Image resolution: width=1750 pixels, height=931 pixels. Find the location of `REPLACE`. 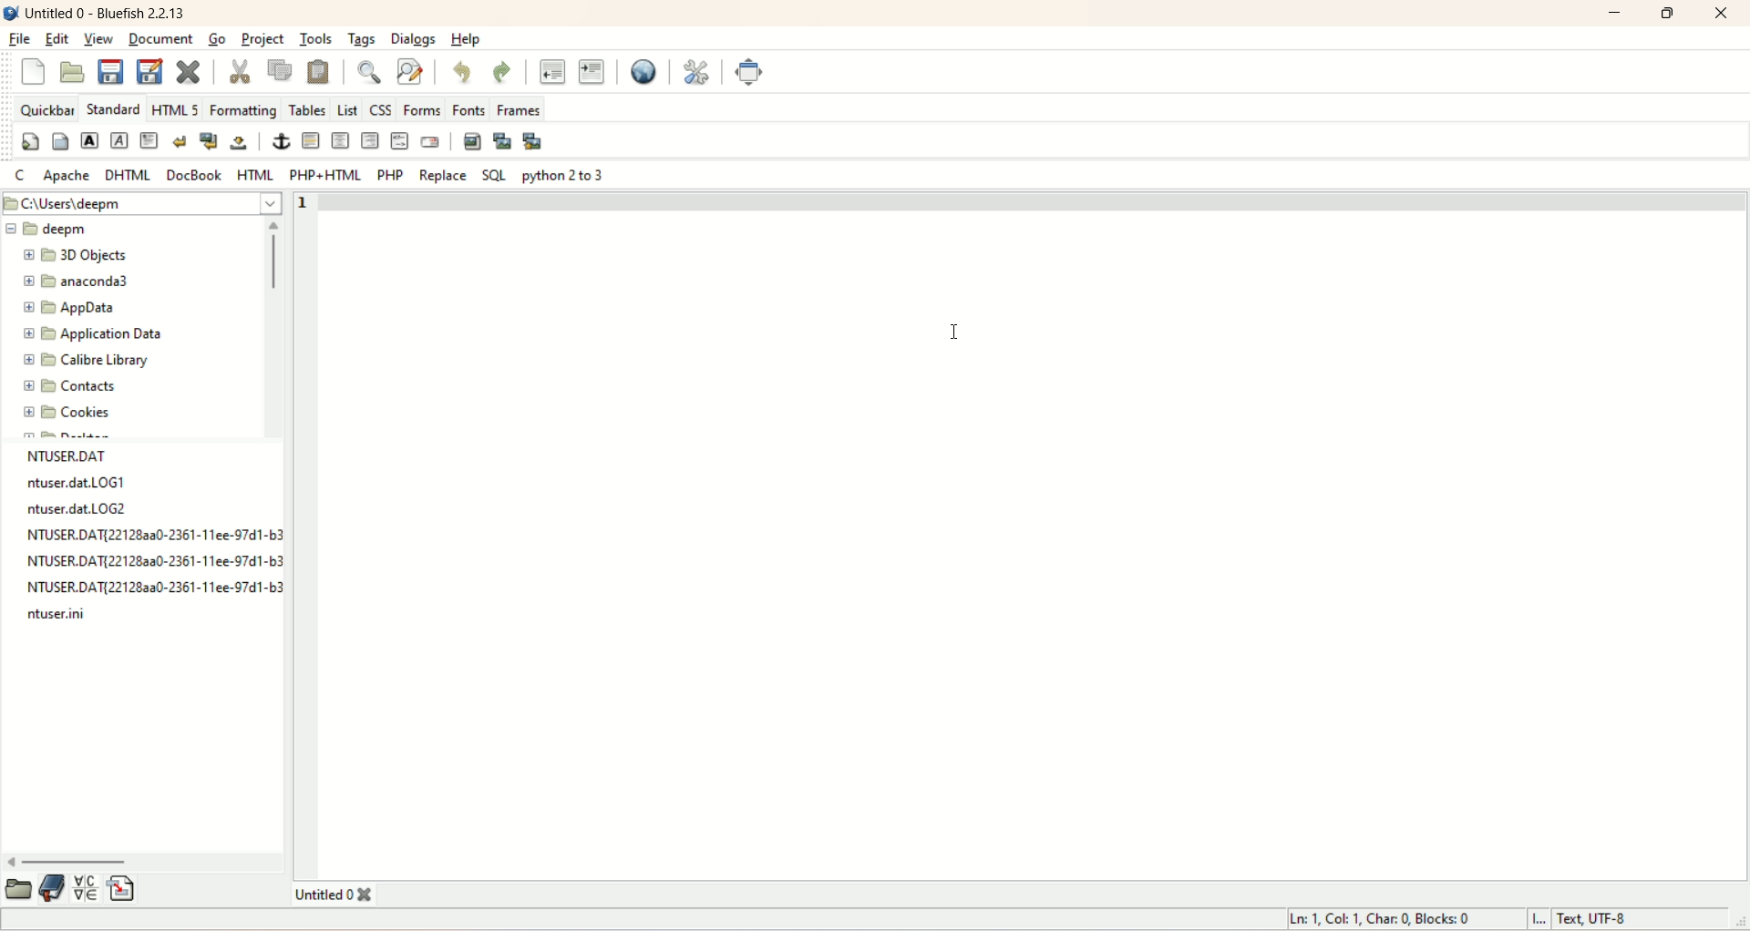

REPLACE is located at coordinates (445, 175).